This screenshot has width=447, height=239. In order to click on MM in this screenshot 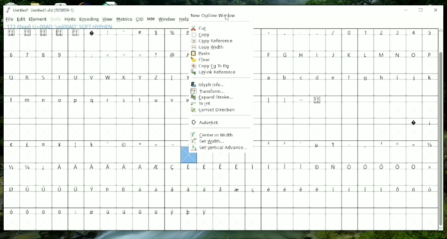, I will do `click(151, 19)`.